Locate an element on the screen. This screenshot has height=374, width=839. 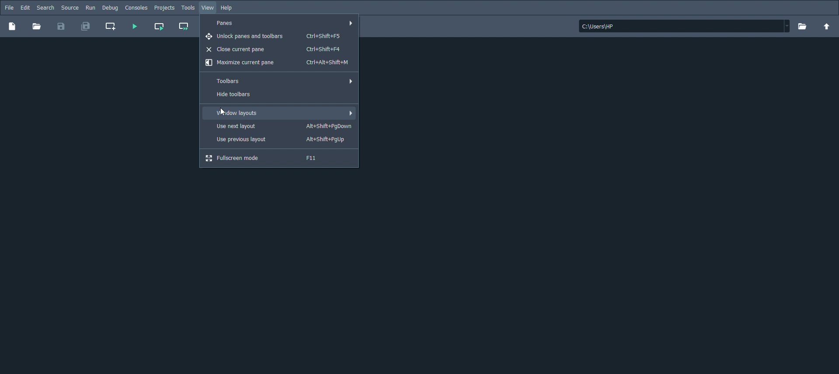
Open file is located at coordinates (38, 27).